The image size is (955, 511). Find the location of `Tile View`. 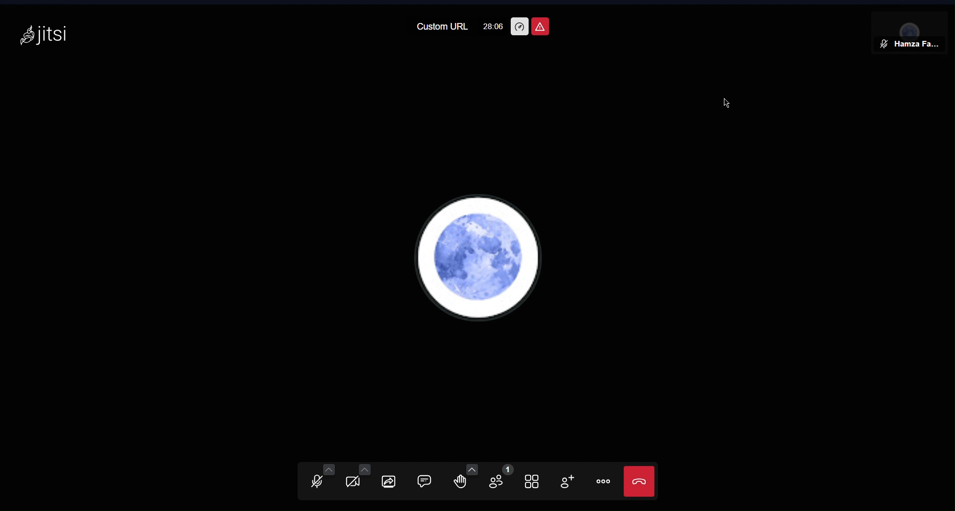

Tile View is located at coordinates (536, 480).